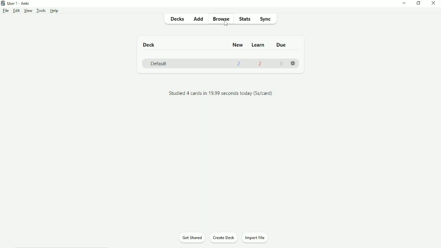 The width and height of the screenshot is (441, 248). Describe the element at coordinates (239, 63) in the screenshot. I see `2` at that location.